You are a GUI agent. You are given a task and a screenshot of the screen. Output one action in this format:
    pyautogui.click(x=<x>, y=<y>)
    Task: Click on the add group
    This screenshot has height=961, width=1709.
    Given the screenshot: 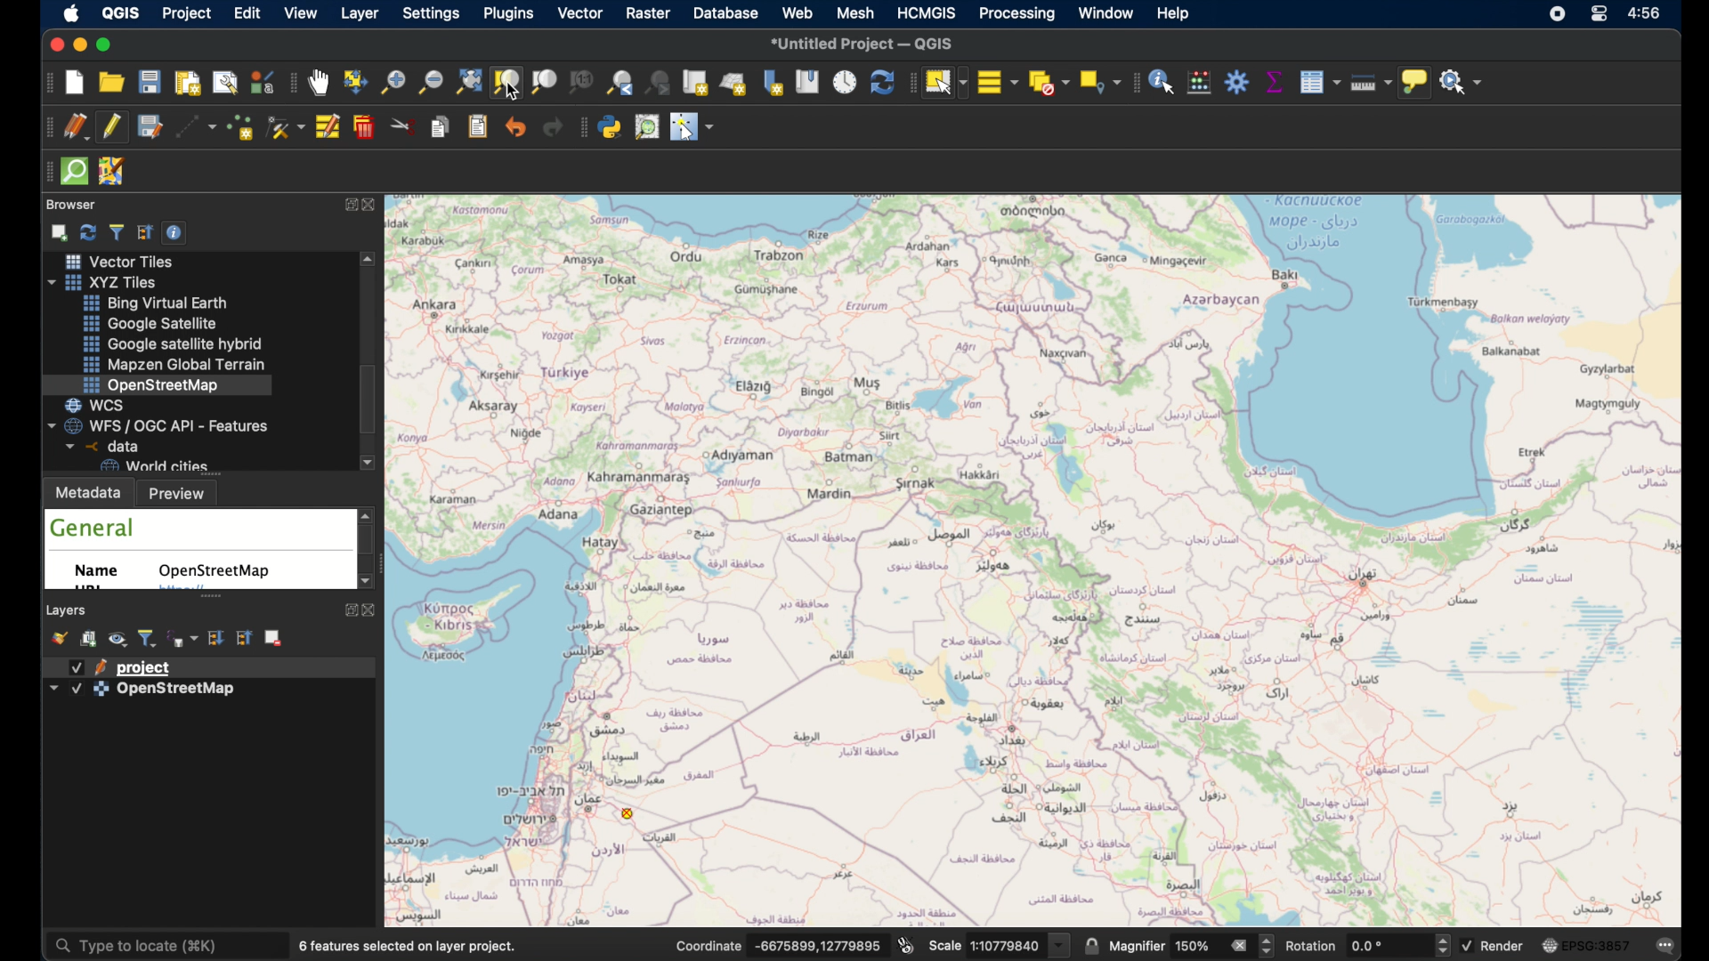 What is the action you would take?
    pyautogui.click(x=90, y=640)
    